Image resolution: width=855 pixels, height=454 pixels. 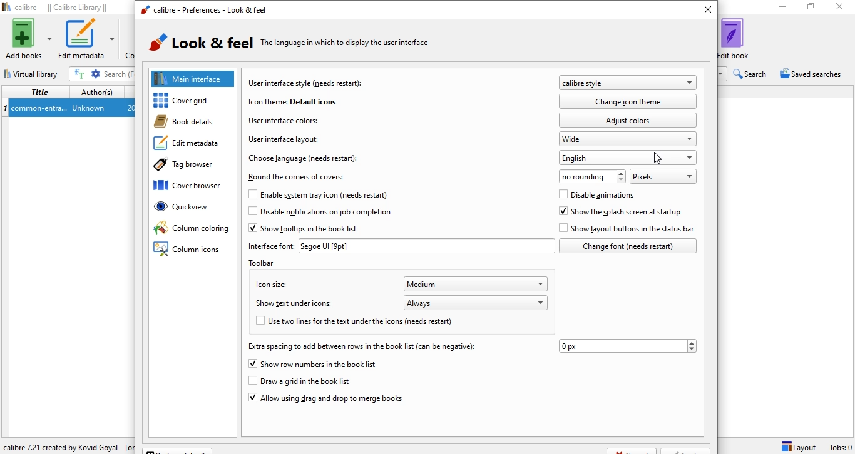 What do you see at coordinates (314, 365) in the screenshot?
I see `show row number in the book list` at bounding box center [314, 365].